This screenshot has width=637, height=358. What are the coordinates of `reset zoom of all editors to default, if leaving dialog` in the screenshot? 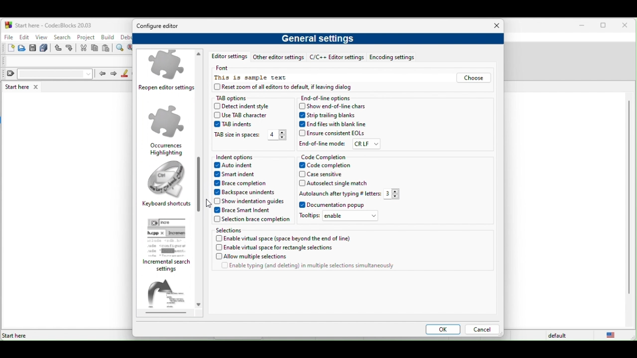 It's located at (293, 88).